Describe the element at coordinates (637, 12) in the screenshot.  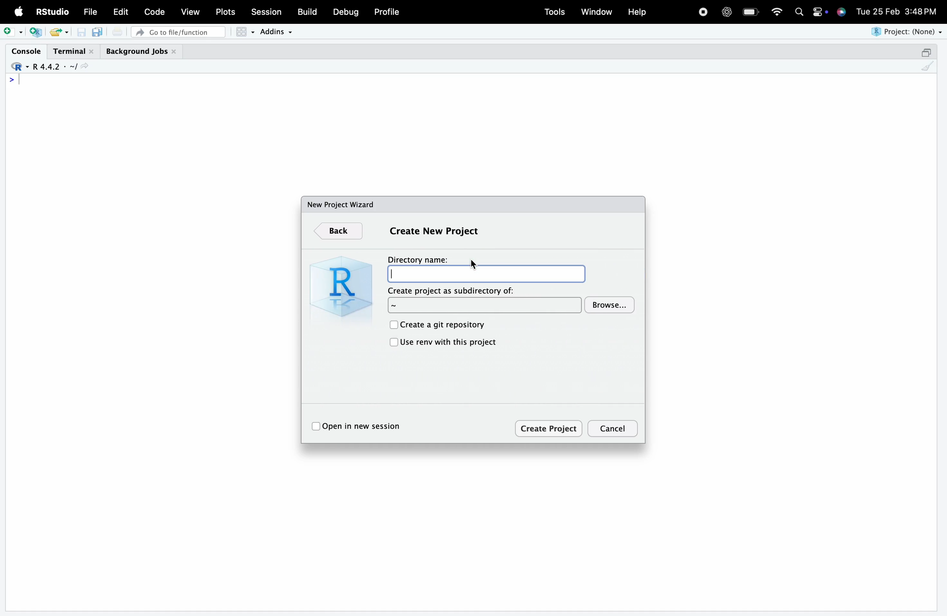
I see `Help` at that location.